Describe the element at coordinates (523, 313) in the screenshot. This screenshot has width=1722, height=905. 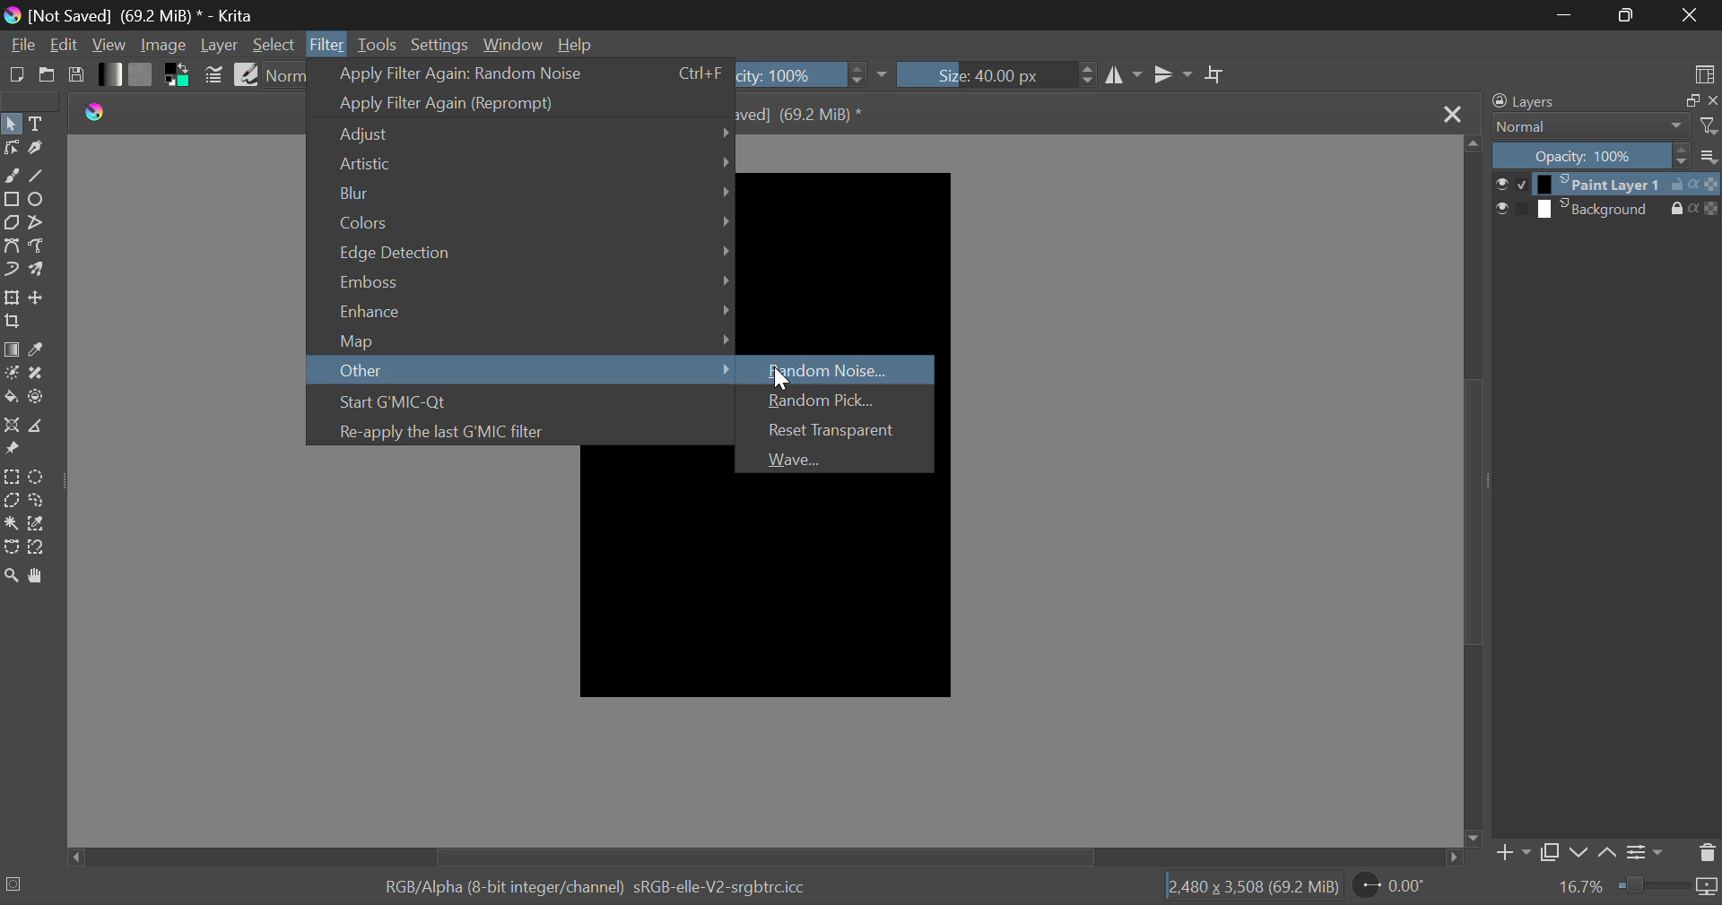
I see `Enhance` at that location.